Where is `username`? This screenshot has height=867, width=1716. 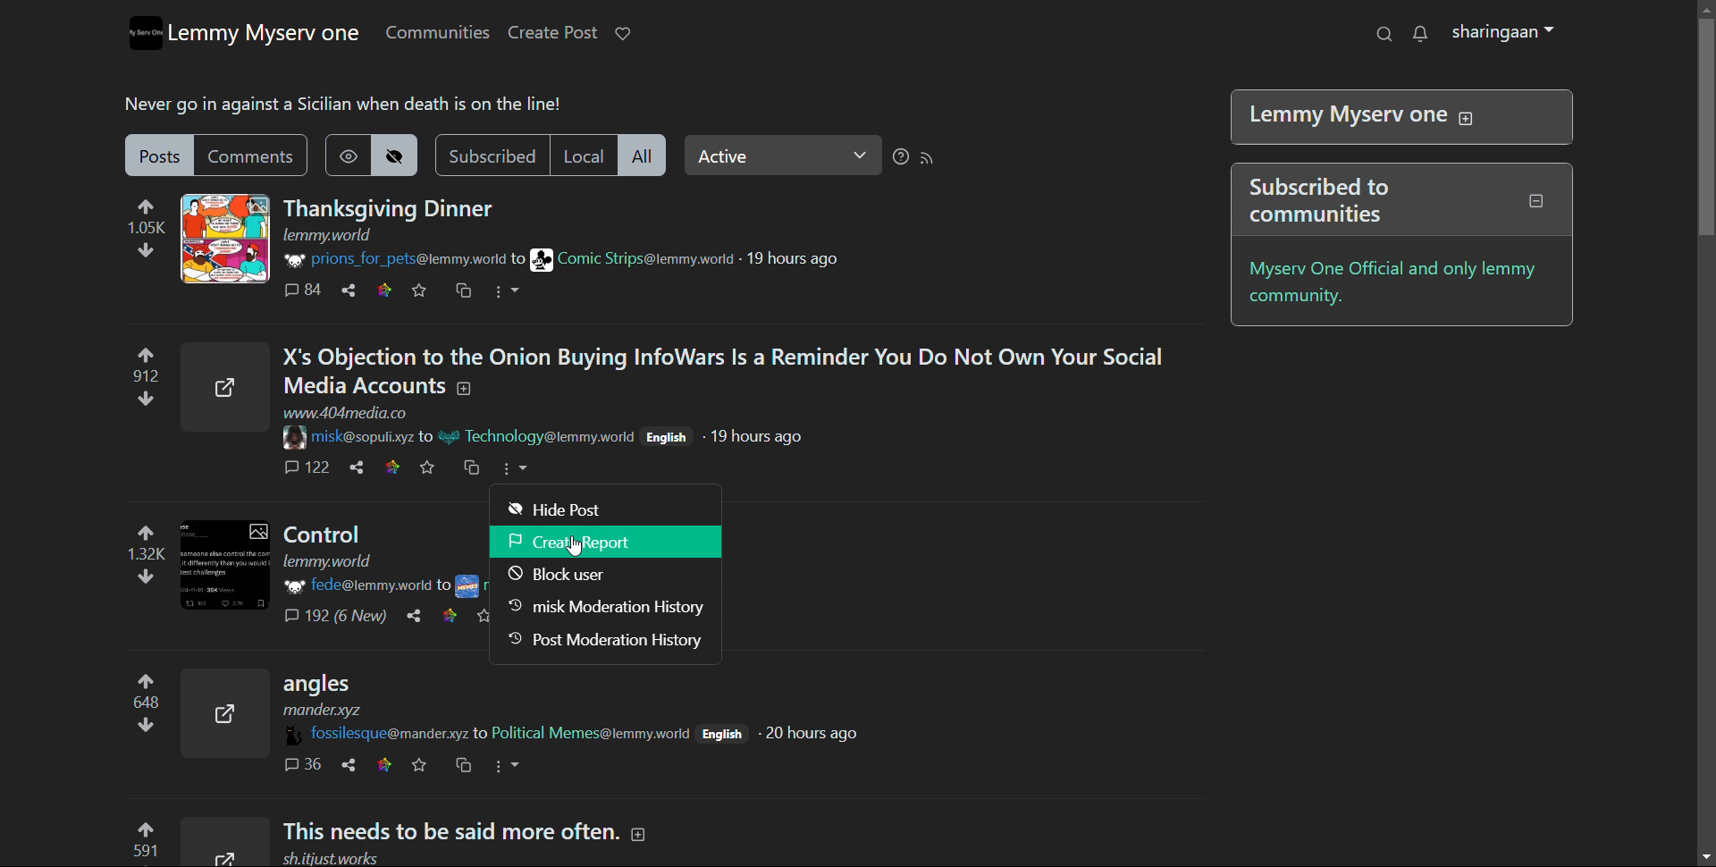
username is located at coordinates (374, 733).